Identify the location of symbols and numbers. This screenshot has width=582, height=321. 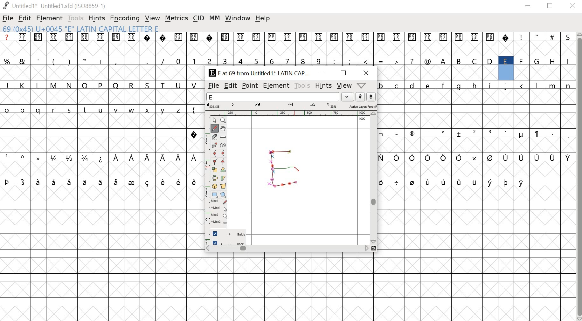
(217, 61).